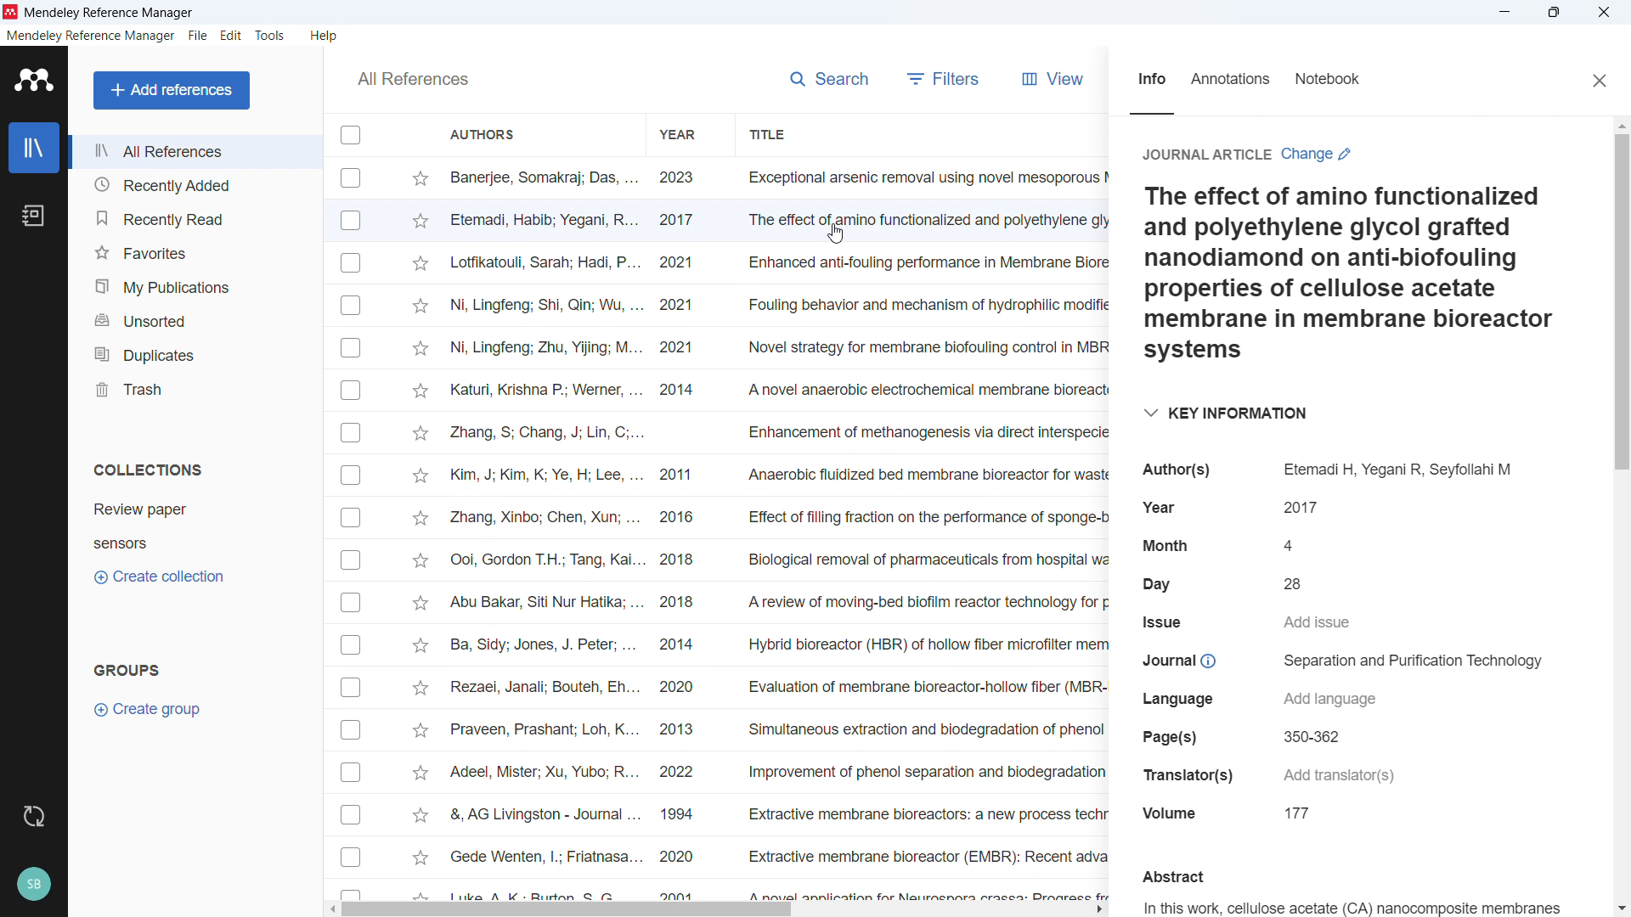 The height and width of the screenshot is (917, 1631). I want to click on Unsorted , so click(193, 318).